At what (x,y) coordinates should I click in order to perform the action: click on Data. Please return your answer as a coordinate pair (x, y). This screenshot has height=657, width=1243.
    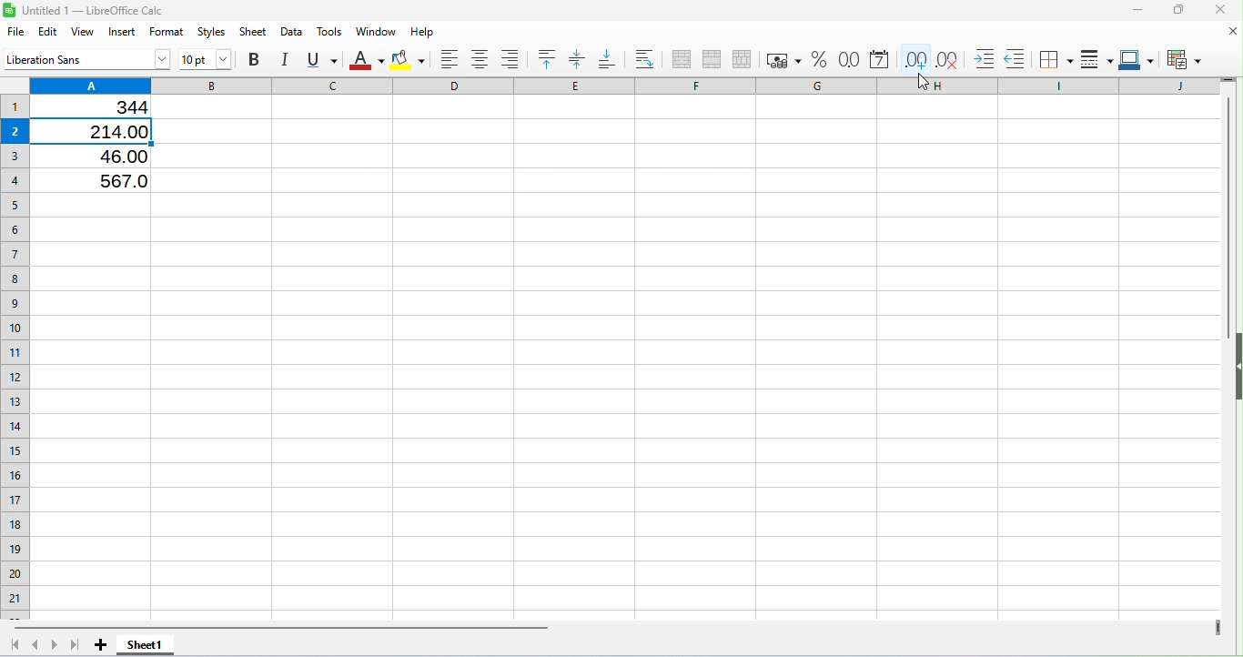
    Looking at the image, I should click on (293, 30).